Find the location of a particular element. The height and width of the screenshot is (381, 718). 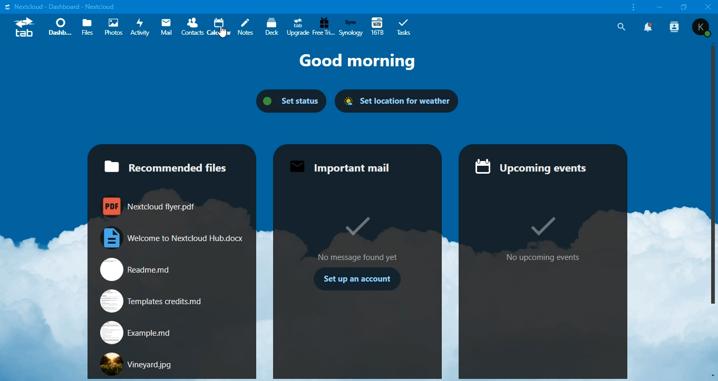

No upcoming events is located at coordinates (544, 258).